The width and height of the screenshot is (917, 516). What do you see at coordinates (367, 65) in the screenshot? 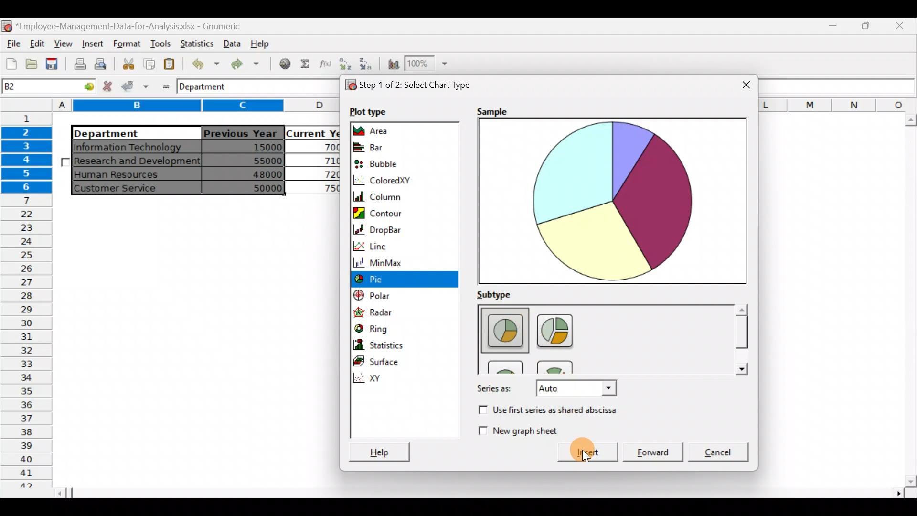
I see `Sort in descending order` at bounding box center [367, 65].